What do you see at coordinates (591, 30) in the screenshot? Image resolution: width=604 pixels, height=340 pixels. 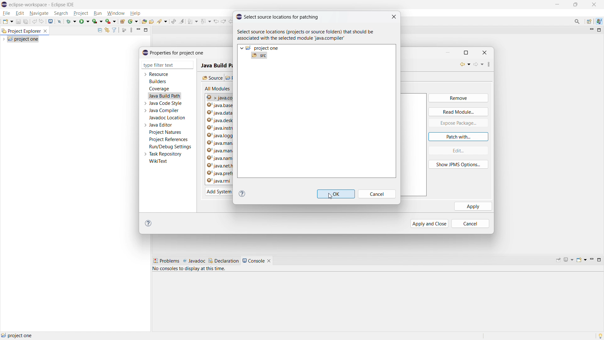 I see `minimize` at bounding box center [591, 30].